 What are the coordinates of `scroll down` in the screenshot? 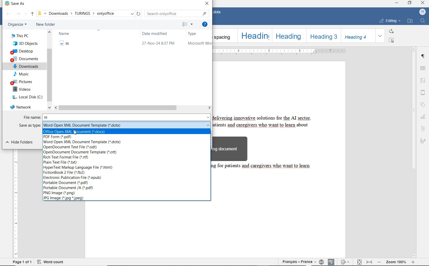 It's located at (50, 108).